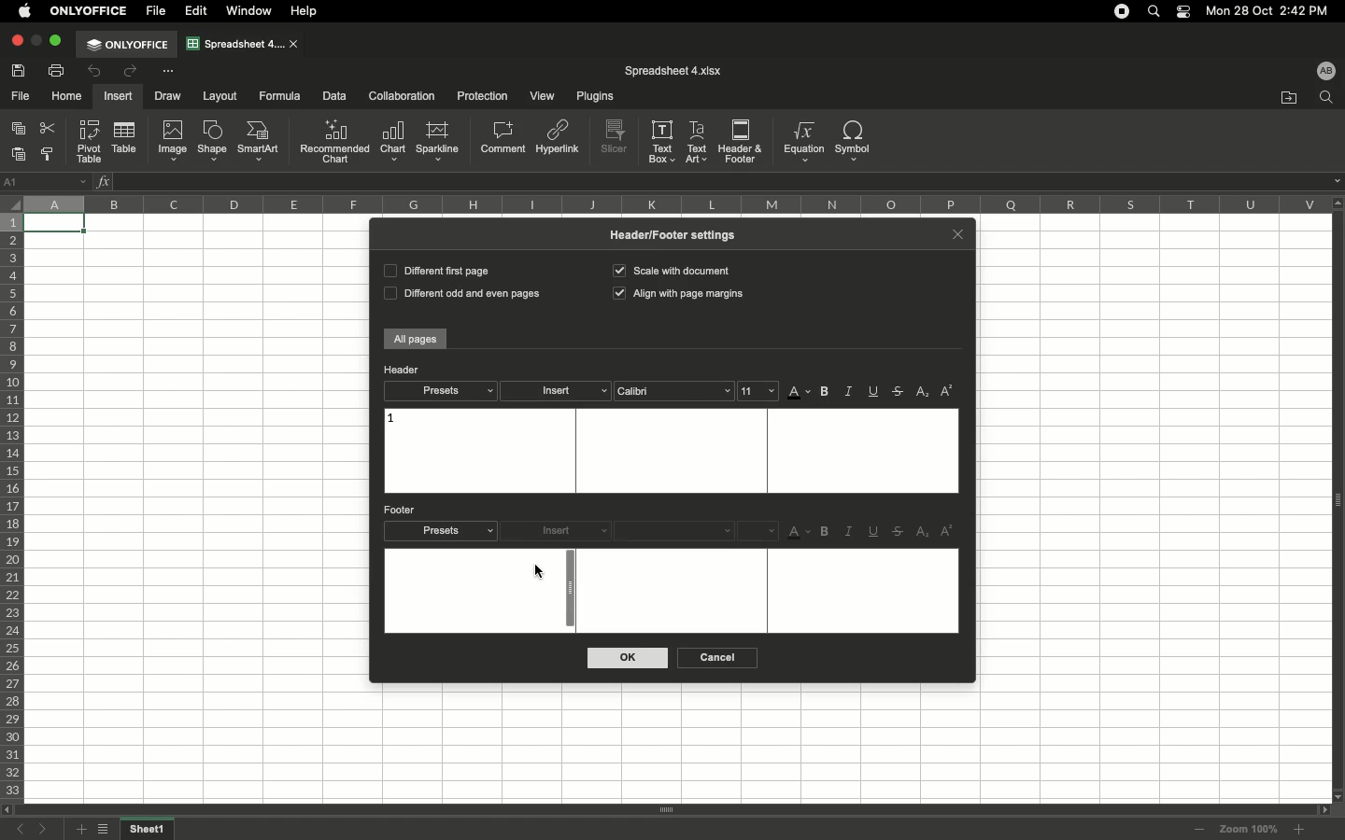  Describe the element at coordinates (391, 419) in the screenshot. I see `Header text` at that location.